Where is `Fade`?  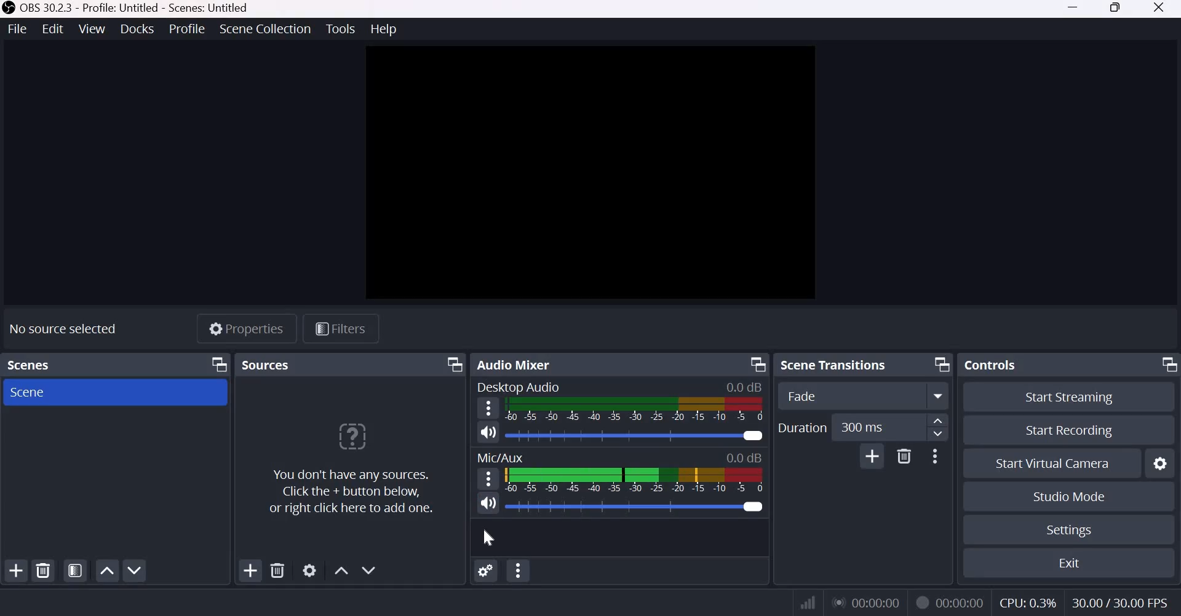 Fade is located at coordinates (851, 395).